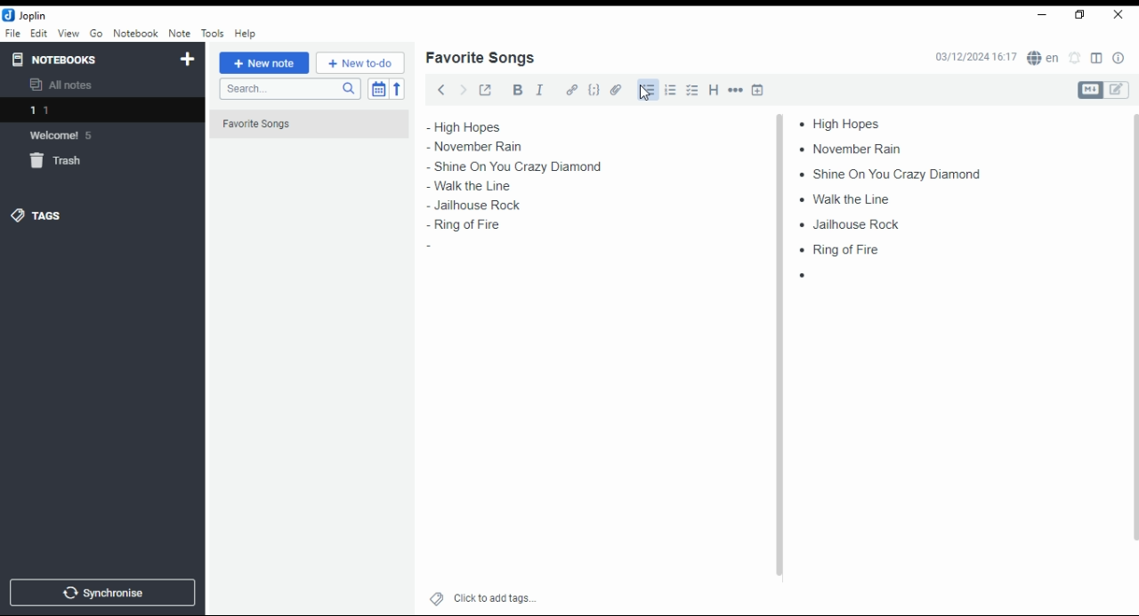  I want to click on mouse pointer, so click(645, 93).